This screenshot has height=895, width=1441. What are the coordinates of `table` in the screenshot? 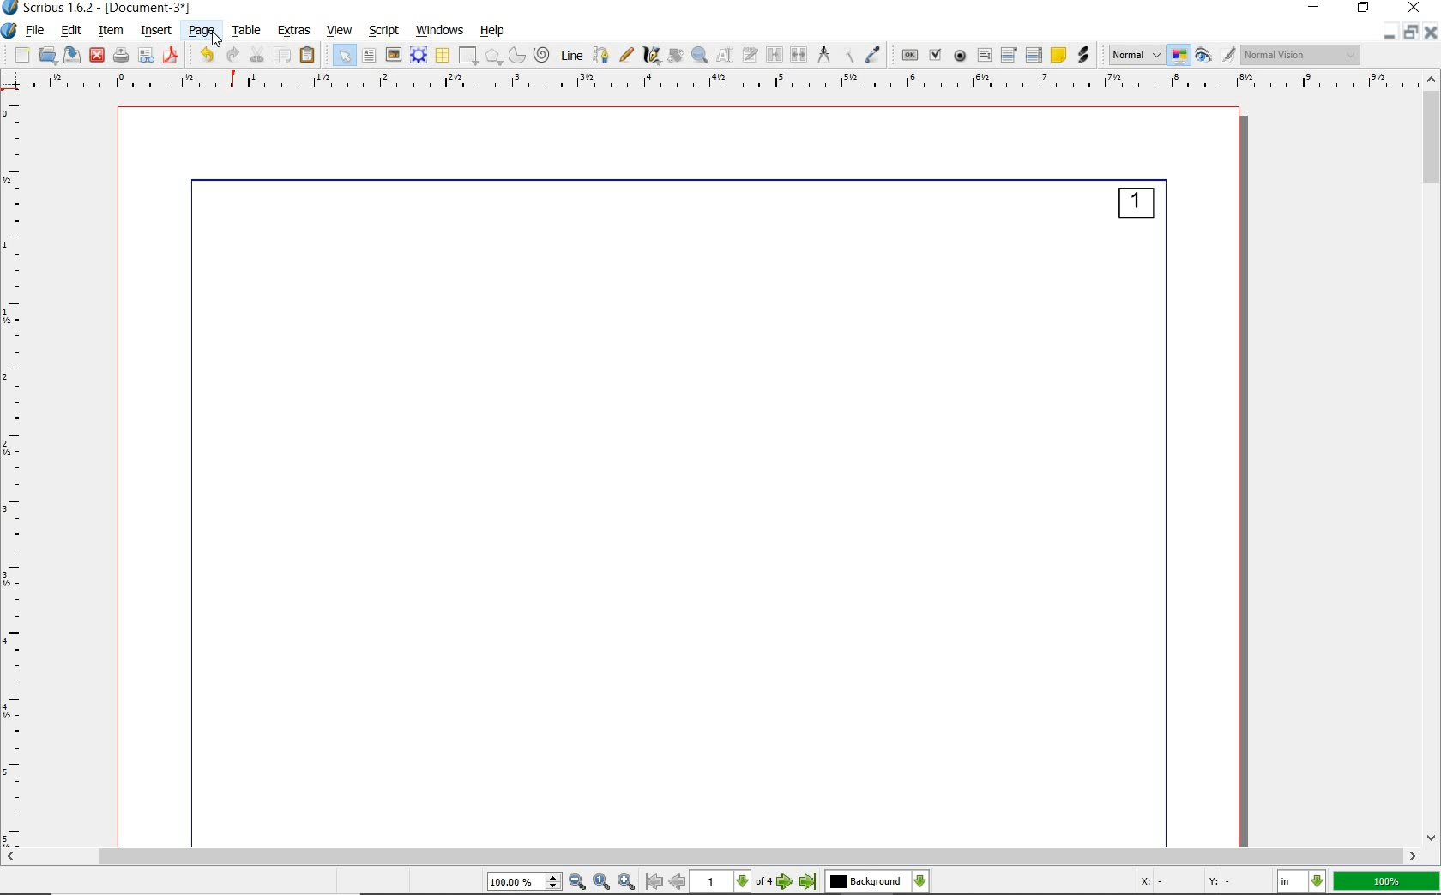 It's located at (246, 30).